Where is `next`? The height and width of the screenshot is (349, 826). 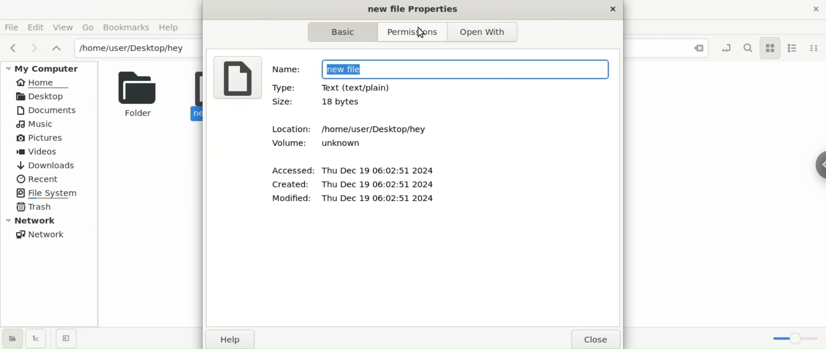
next is located at coordinates (33, 47).